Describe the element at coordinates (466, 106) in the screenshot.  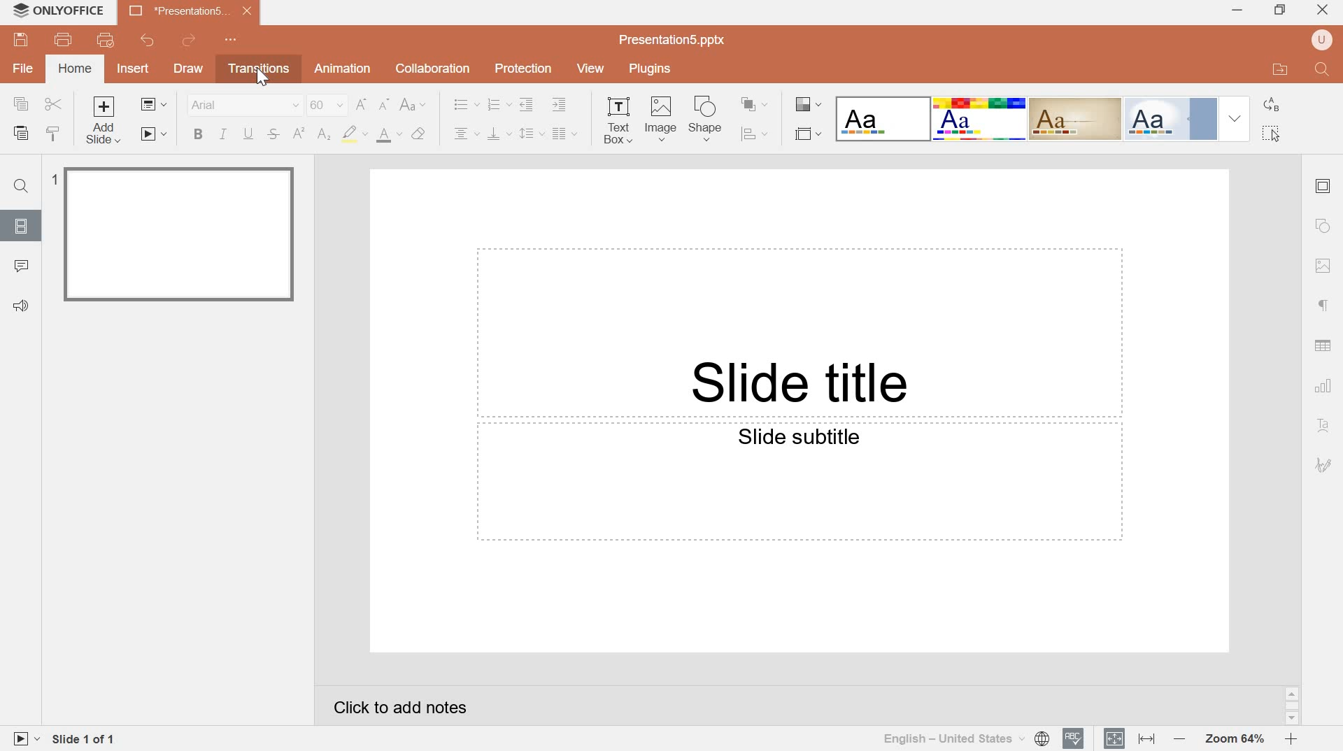
I see `bullets` at that location.